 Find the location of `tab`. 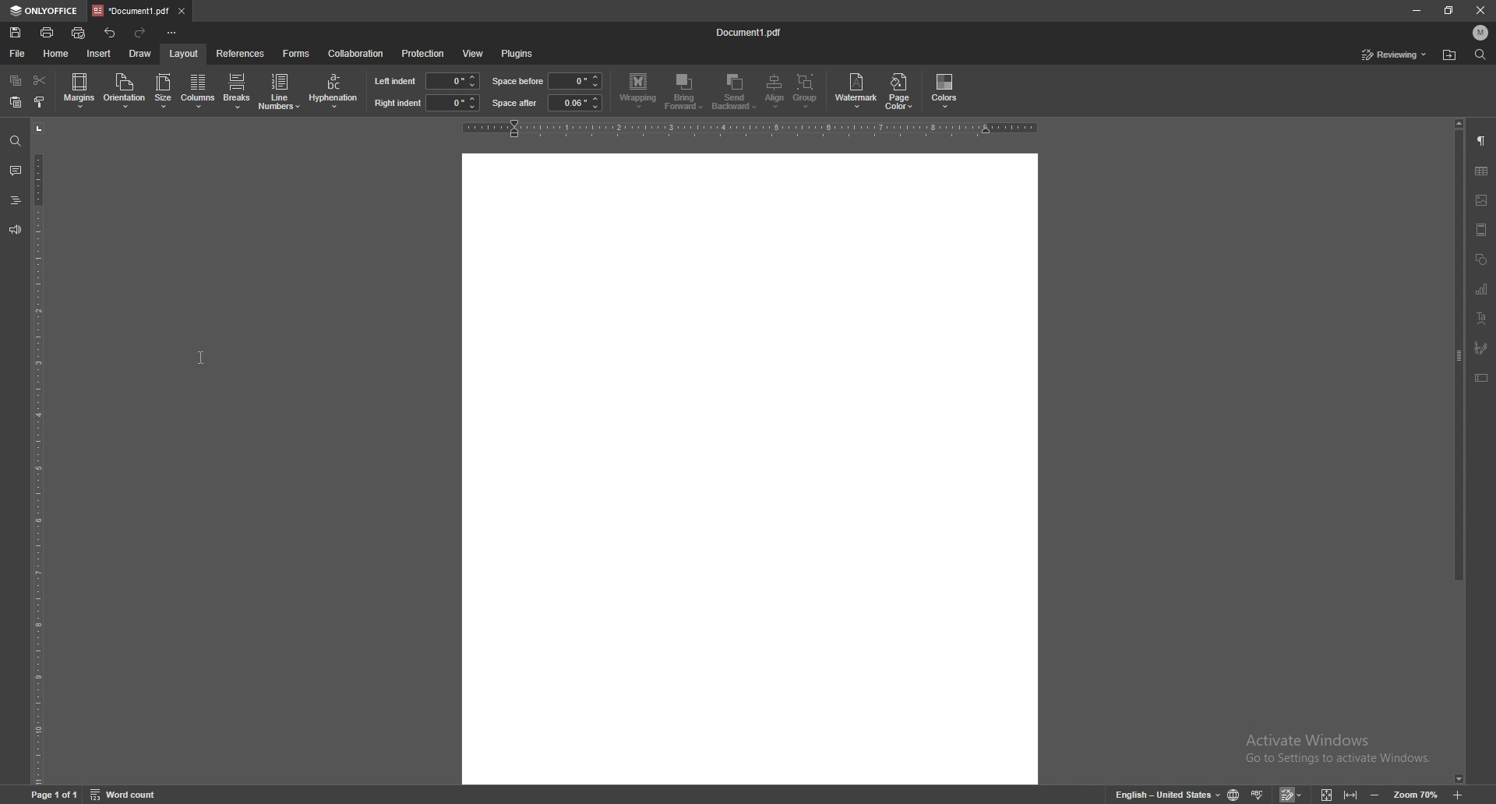

tab is located at coordinates (129, 9).